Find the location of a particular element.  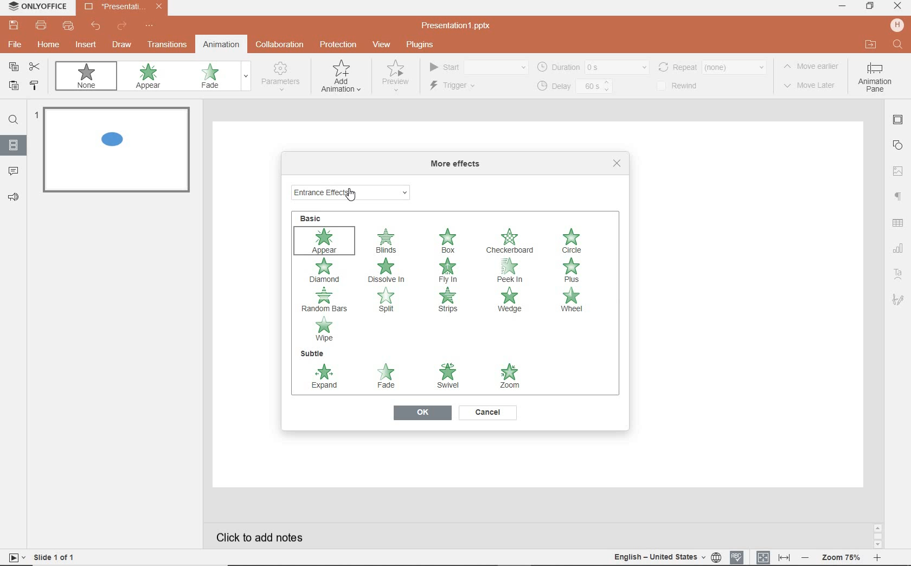

print is located at coordinates (41, 27).